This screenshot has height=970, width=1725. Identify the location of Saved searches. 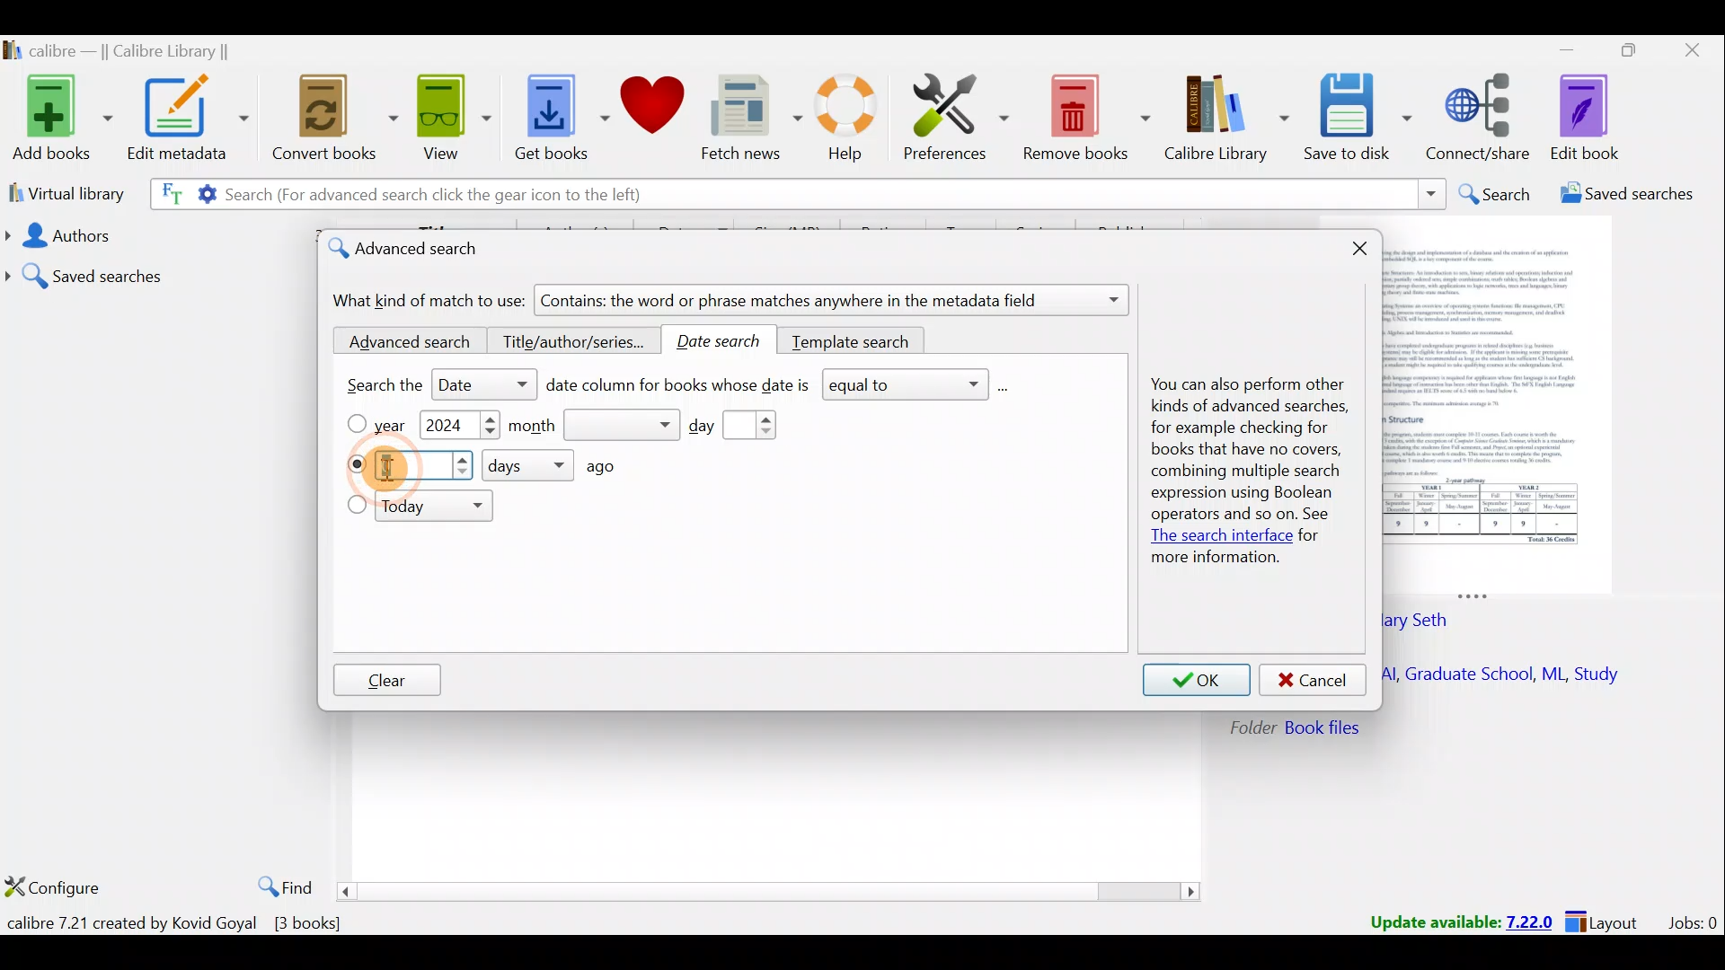
(157, 269).